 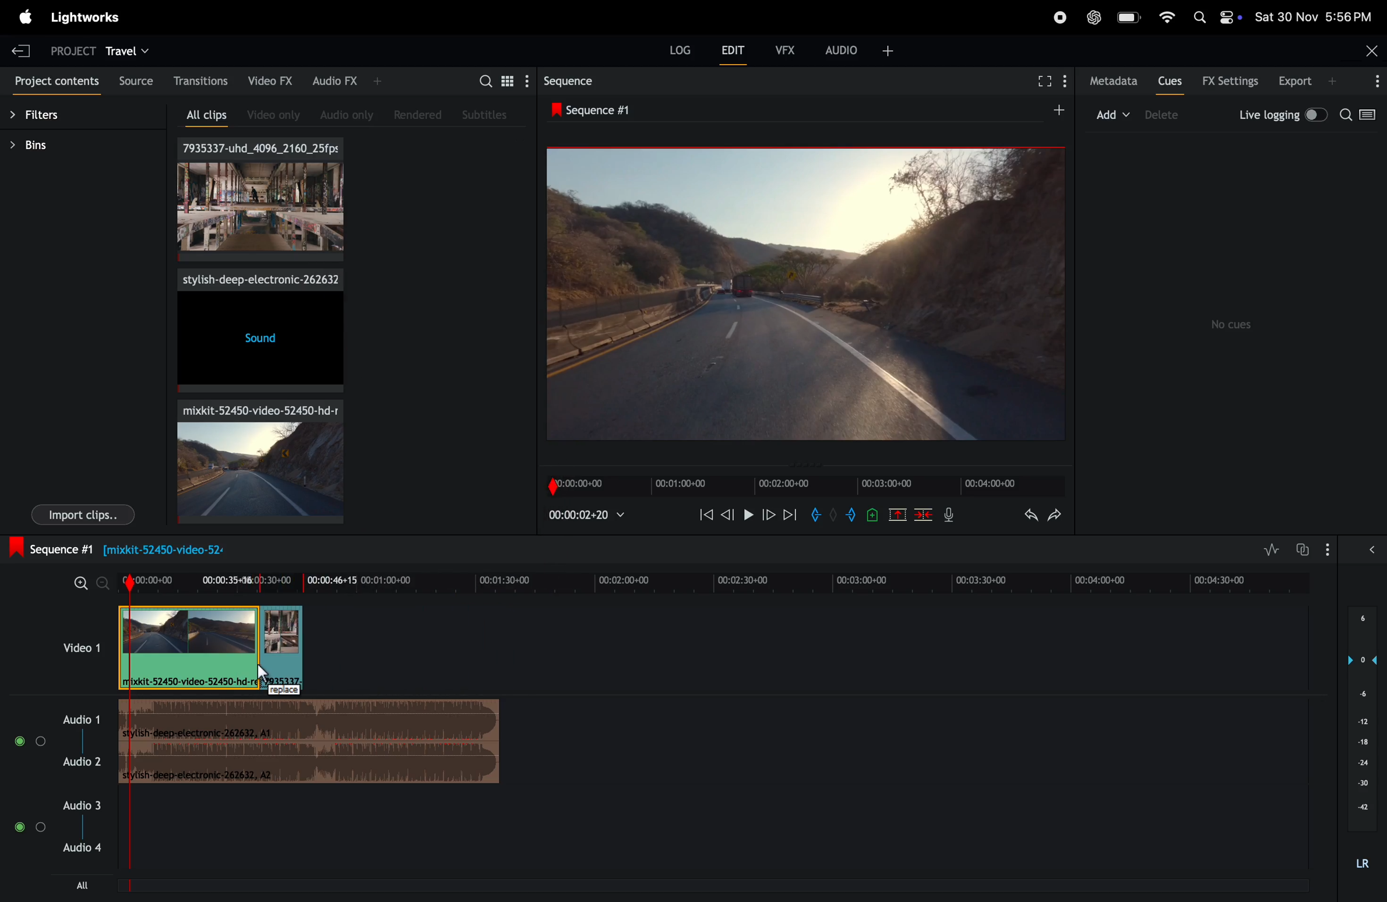 I want to click on audio only, so click(x=342, y=113).